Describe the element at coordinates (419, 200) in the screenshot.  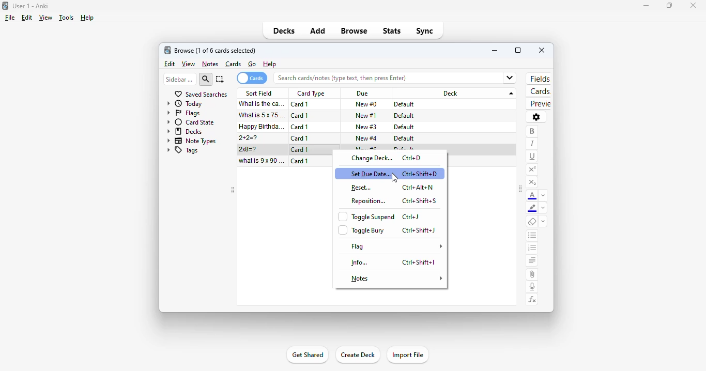
I see `Ctrl+Shift+S` at that location.